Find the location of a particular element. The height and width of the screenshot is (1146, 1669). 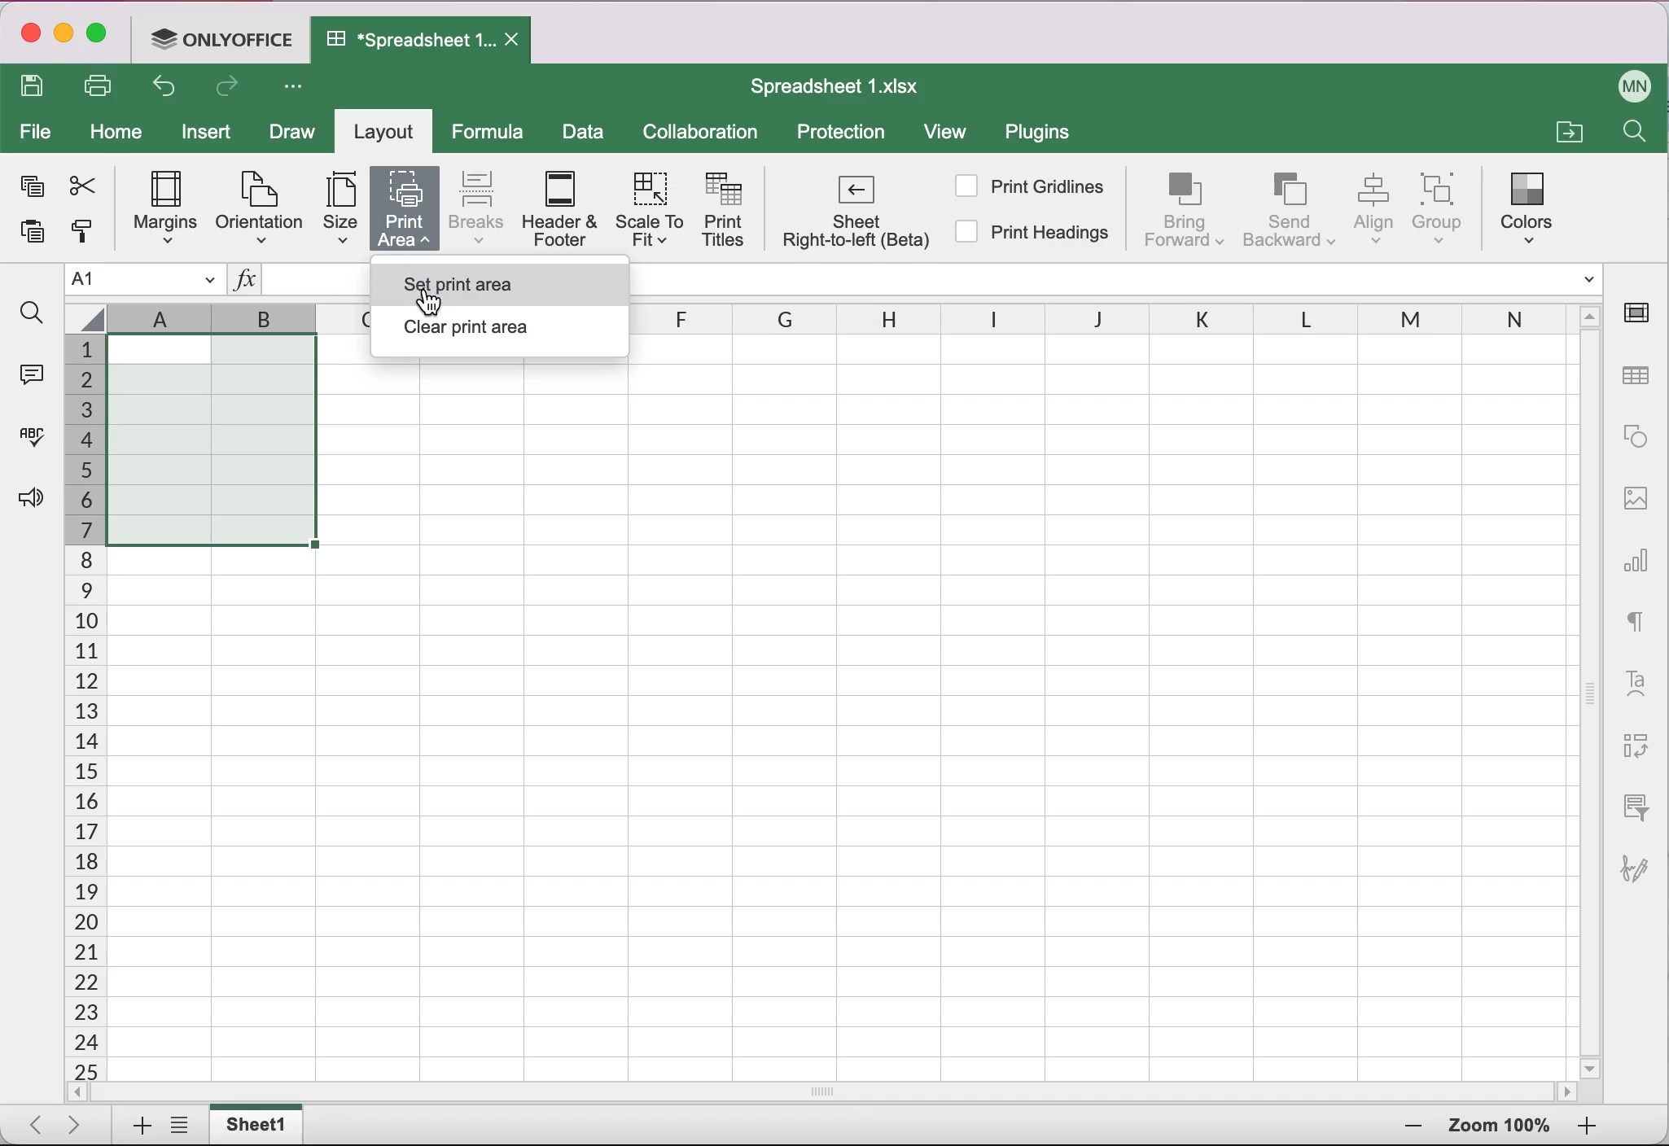

insert is located at coordinates (211, 136).